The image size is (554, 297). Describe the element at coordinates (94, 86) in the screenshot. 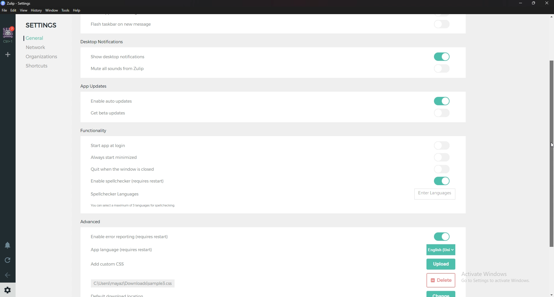

I see `app updates` at that location.